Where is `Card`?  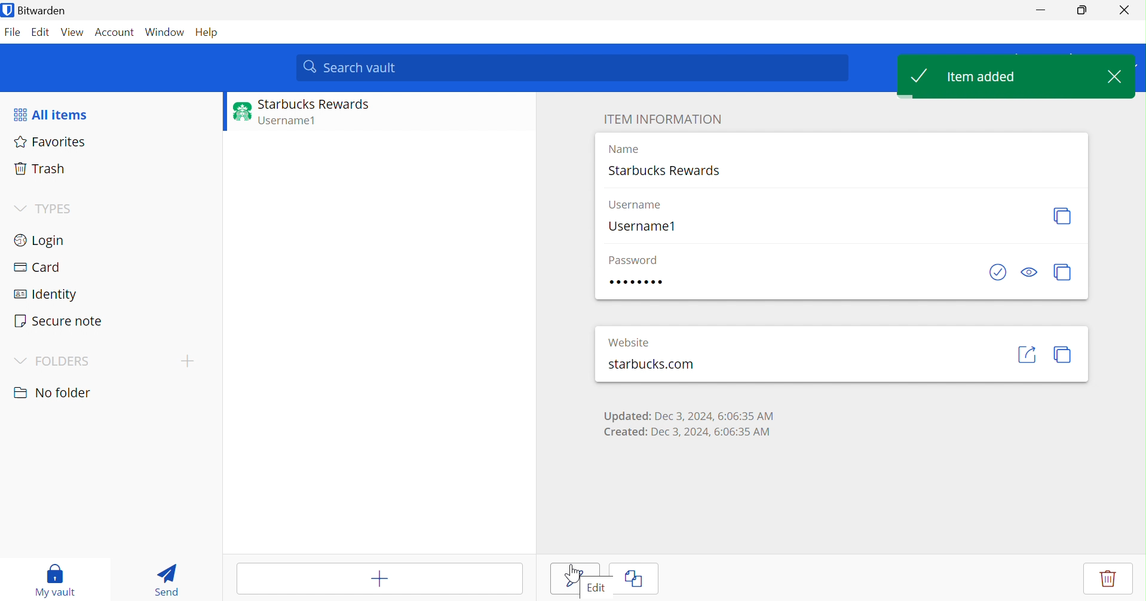
Card is located at coordinates (38, 267).